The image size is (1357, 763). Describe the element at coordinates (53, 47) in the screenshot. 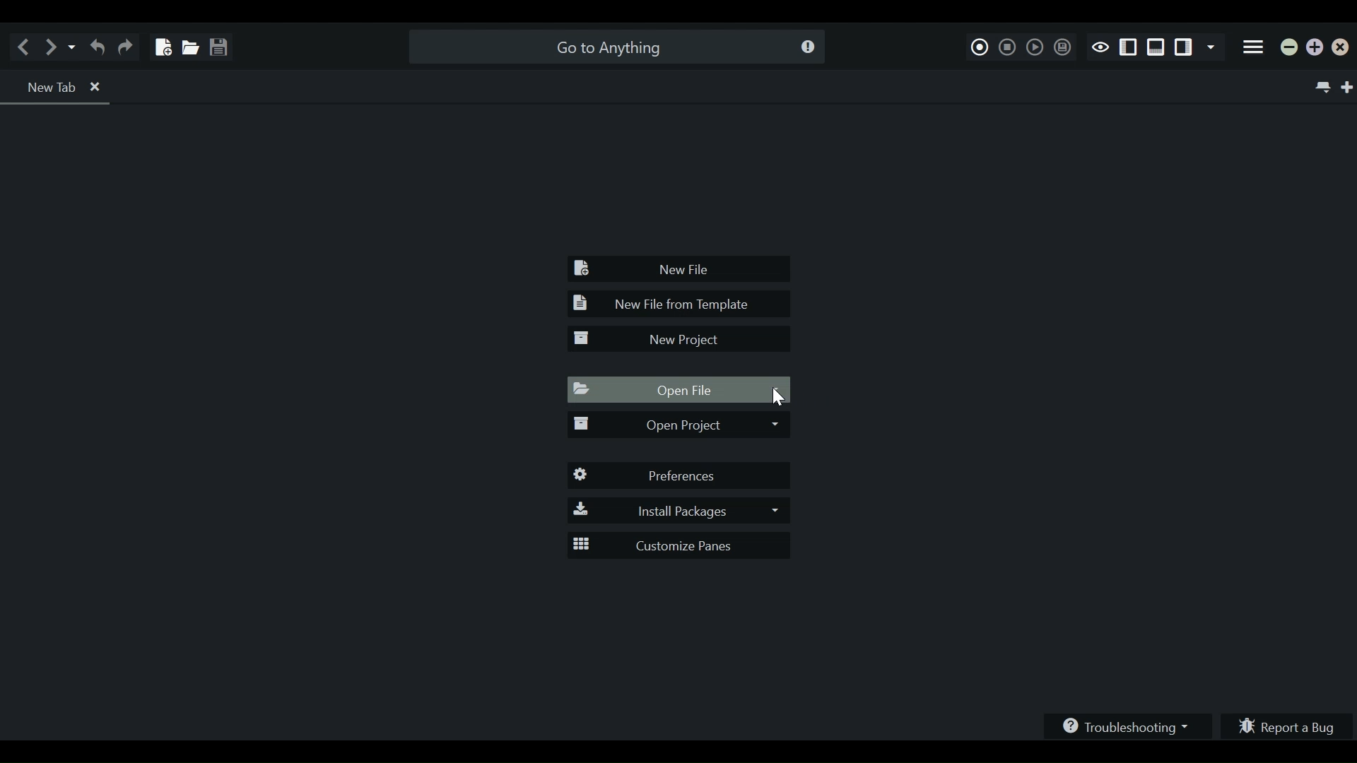

I see `Go forward one location` at that location.